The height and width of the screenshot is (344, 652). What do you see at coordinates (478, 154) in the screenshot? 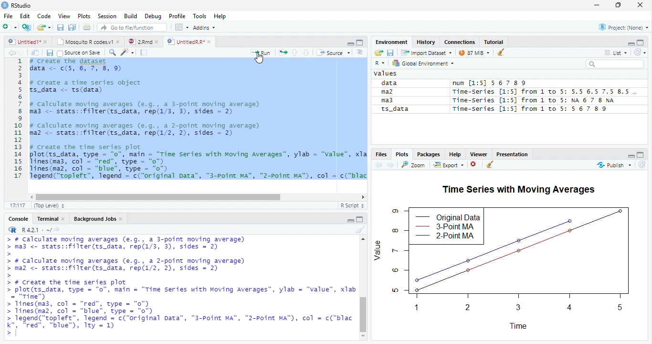
I see `Viewer` at bounding box center [478, 154].